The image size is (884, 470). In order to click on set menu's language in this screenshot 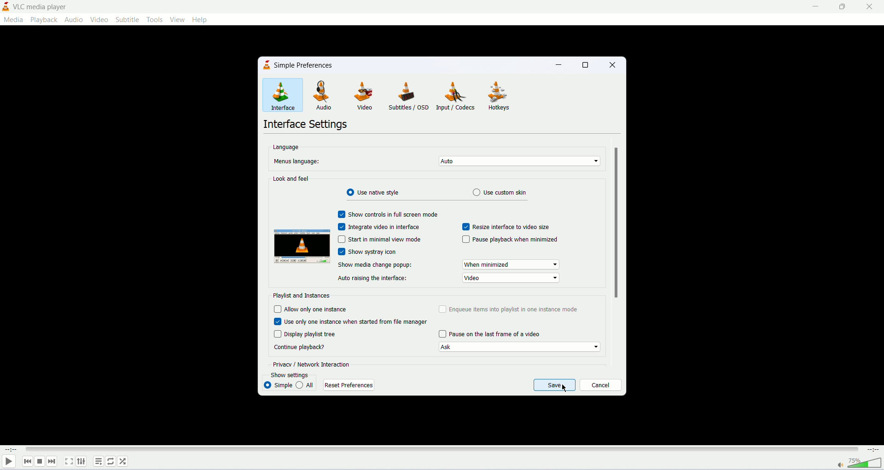, I will do `click(520, 161)`.